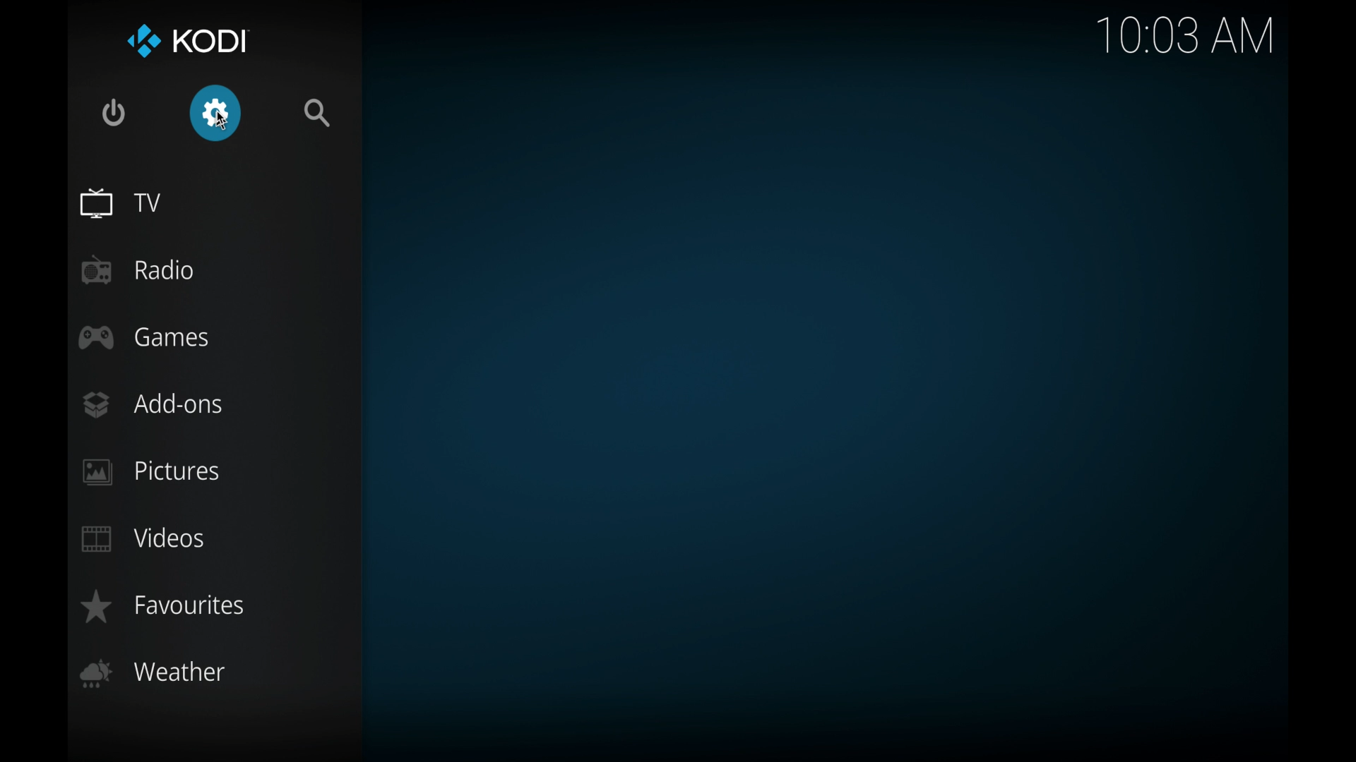 The height and width of the screenshot is (762, 1356). Describe the element at coordinates (121, 202) in the screenshot. I see `TV` at that location.